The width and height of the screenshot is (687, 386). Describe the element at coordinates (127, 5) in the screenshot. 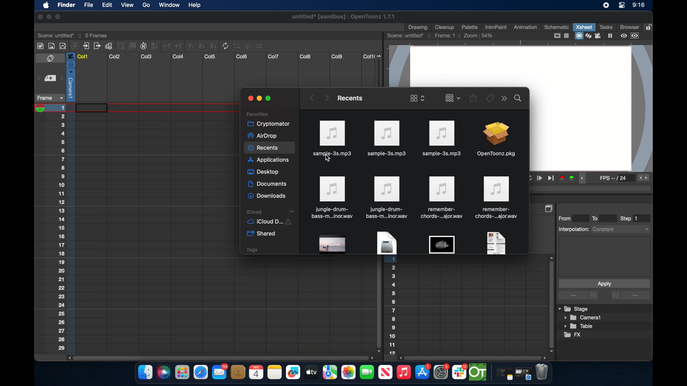

I see `view` at that location.